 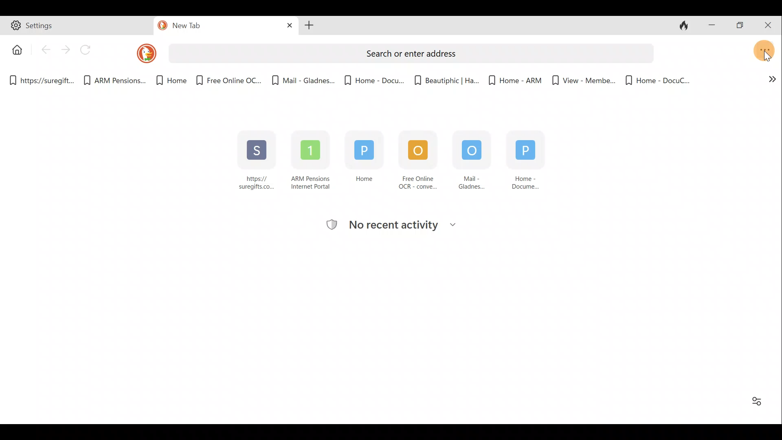 What do you see at coordinates (412, 53) in the screenshot?
I see `Search bar` at bounding box center [412, 53].